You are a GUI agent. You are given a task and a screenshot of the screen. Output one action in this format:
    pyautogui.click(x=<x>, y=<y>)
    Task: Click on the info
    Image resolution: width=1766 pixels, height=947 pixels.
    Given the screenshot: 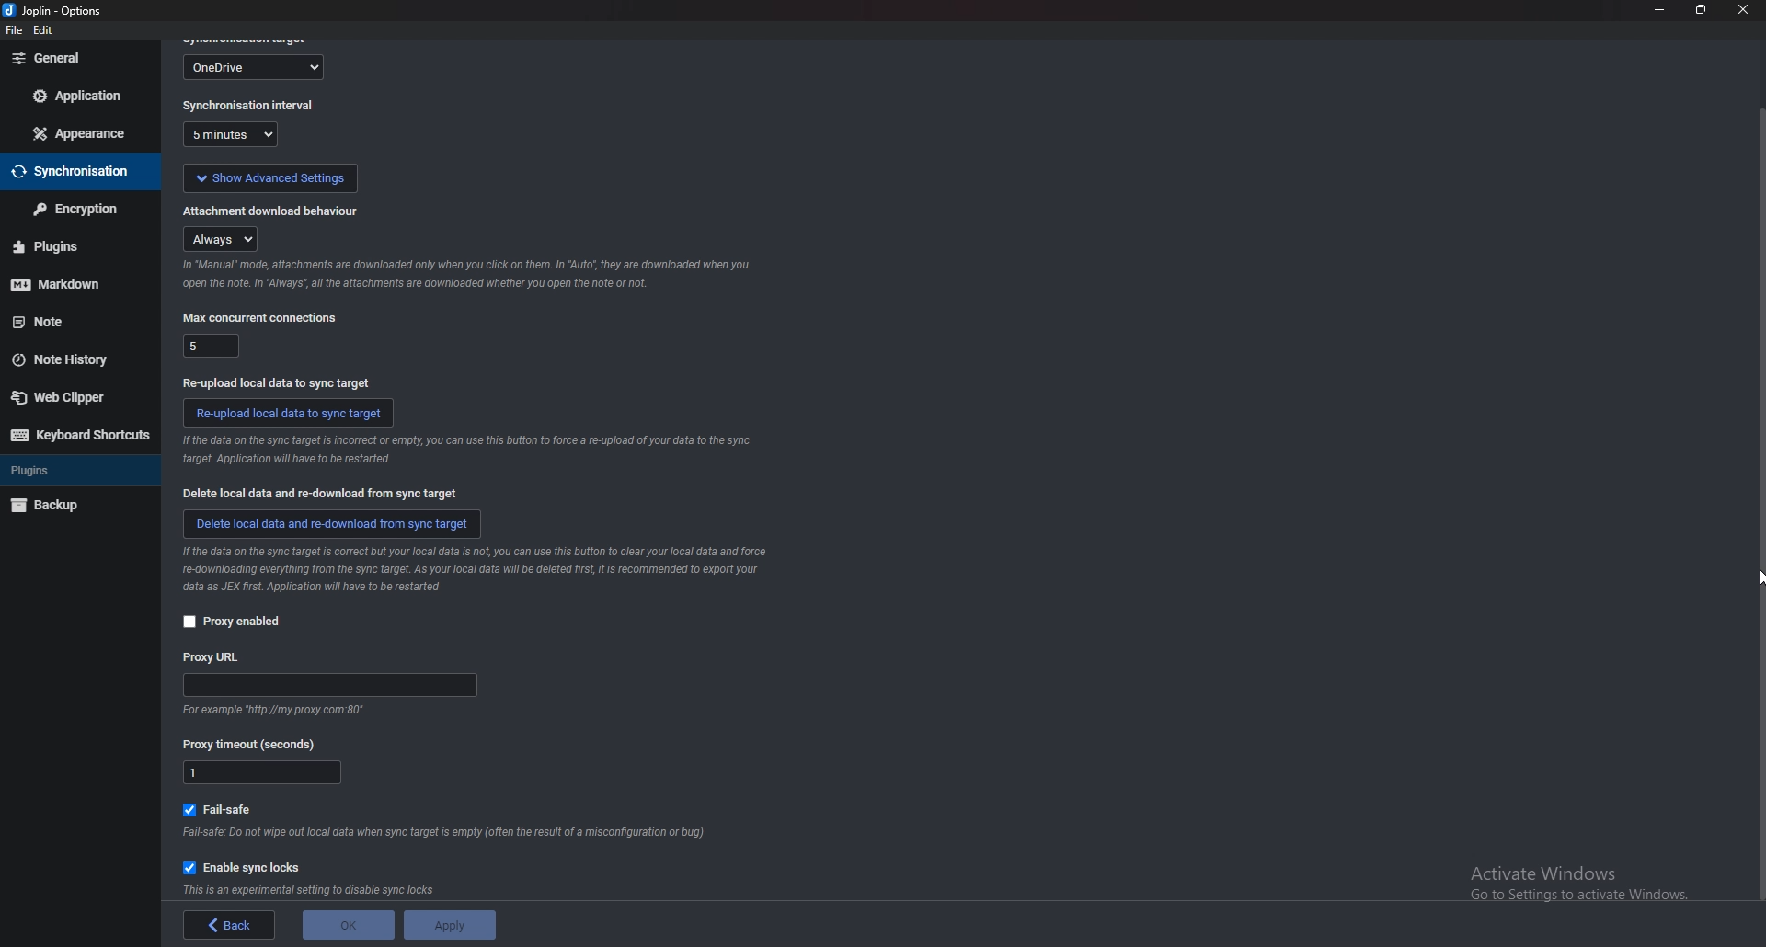 What is the action you would take?
    pyautogui.click(x=465, y=275)
    